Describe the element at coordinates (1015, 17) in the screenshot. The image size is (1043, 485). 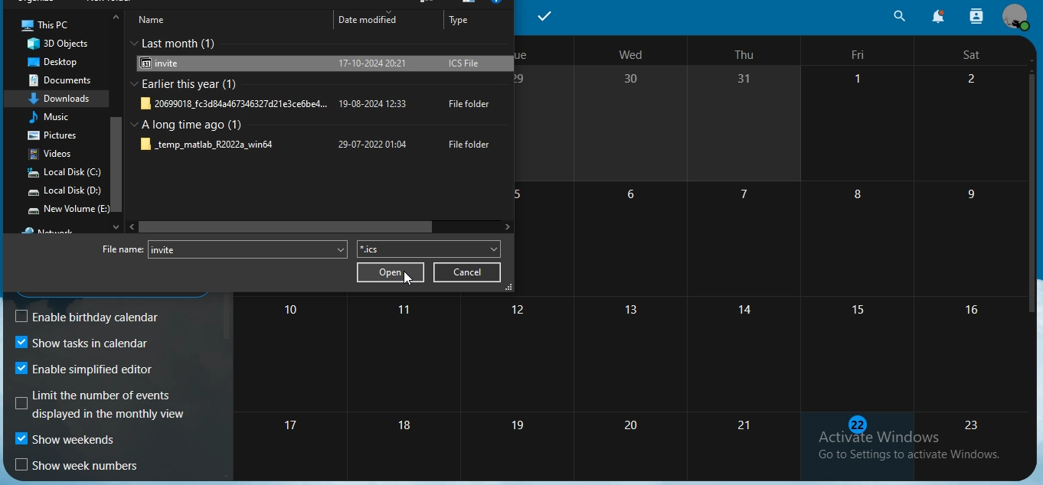
I see `view profile` at that location.